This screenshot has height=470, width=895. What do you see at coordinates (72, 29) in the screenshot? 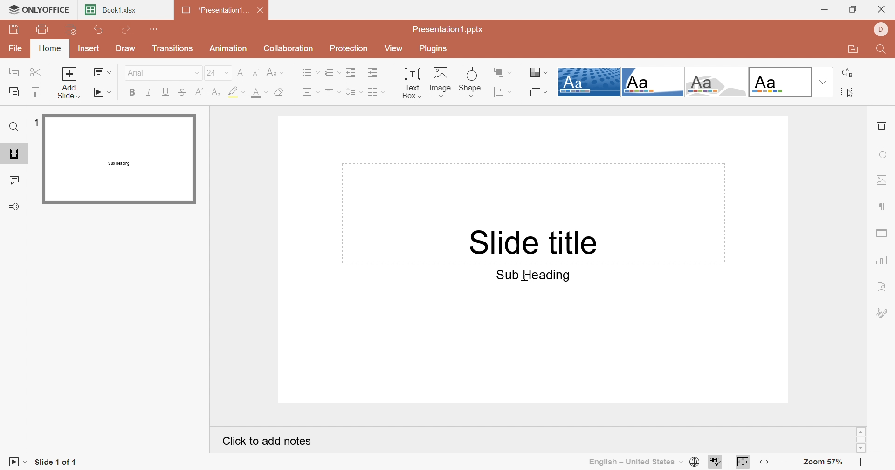
I see `Quick print` at bounding box center [72, 29].